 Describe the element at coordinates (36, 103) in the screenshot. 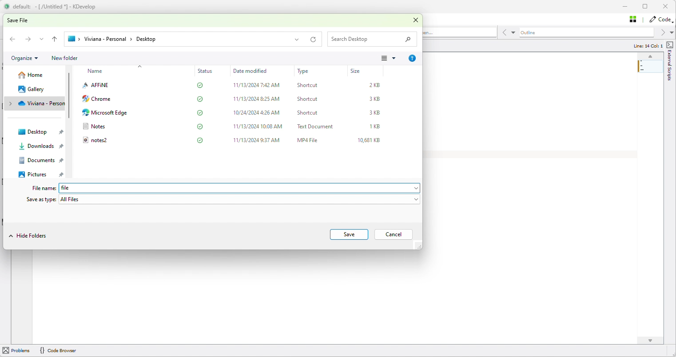

I see `Cloud` at that location.